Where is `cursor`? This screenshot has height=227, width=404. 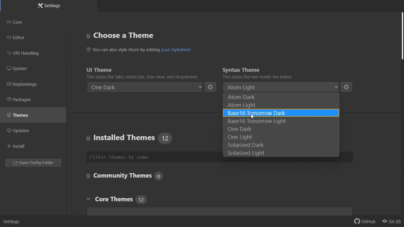
cursor is located at coordinates (253, 115).